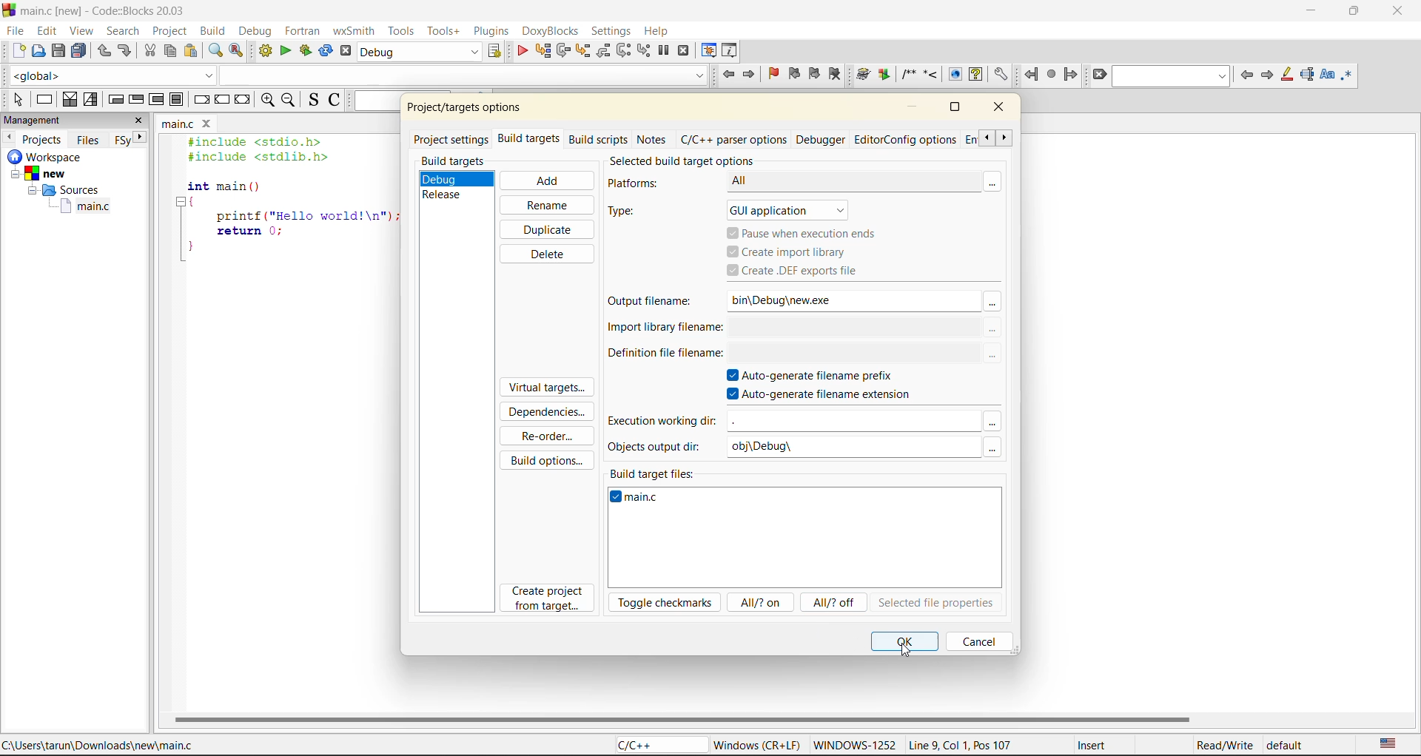  What do you see at coordinates (446, 30) in the screenshot?
I see `tools` at bounding box center [446, 30].